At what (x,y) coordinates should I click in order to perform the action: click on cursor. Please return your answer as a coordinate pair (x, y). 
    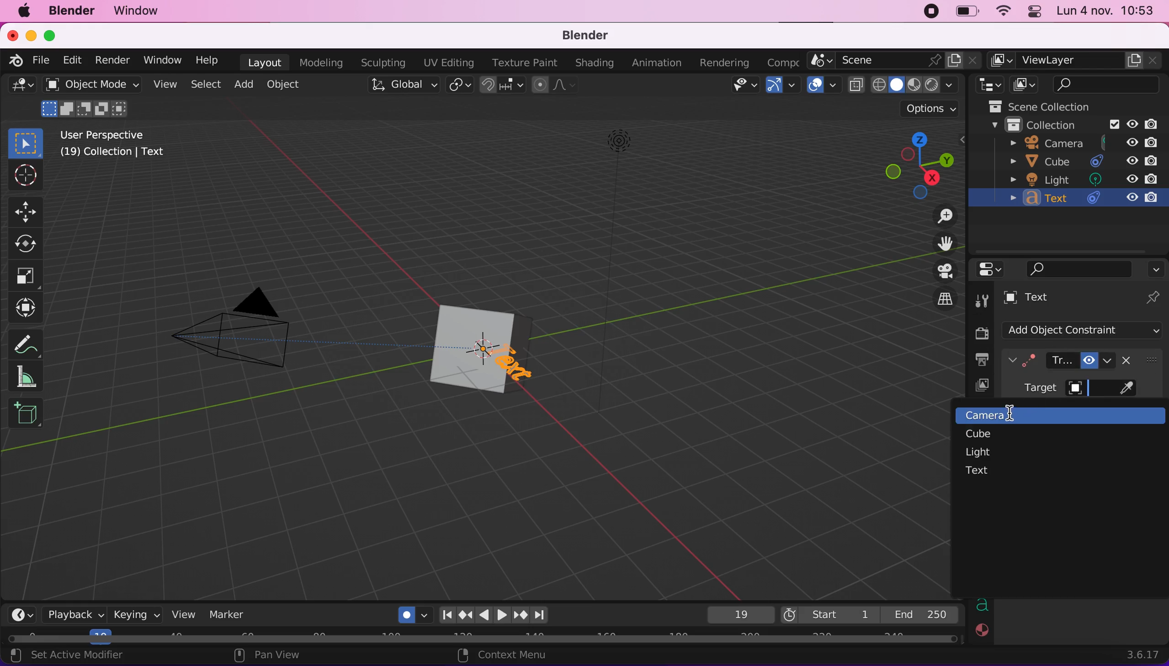
    Looking at the image, I should click on (1013, 414).